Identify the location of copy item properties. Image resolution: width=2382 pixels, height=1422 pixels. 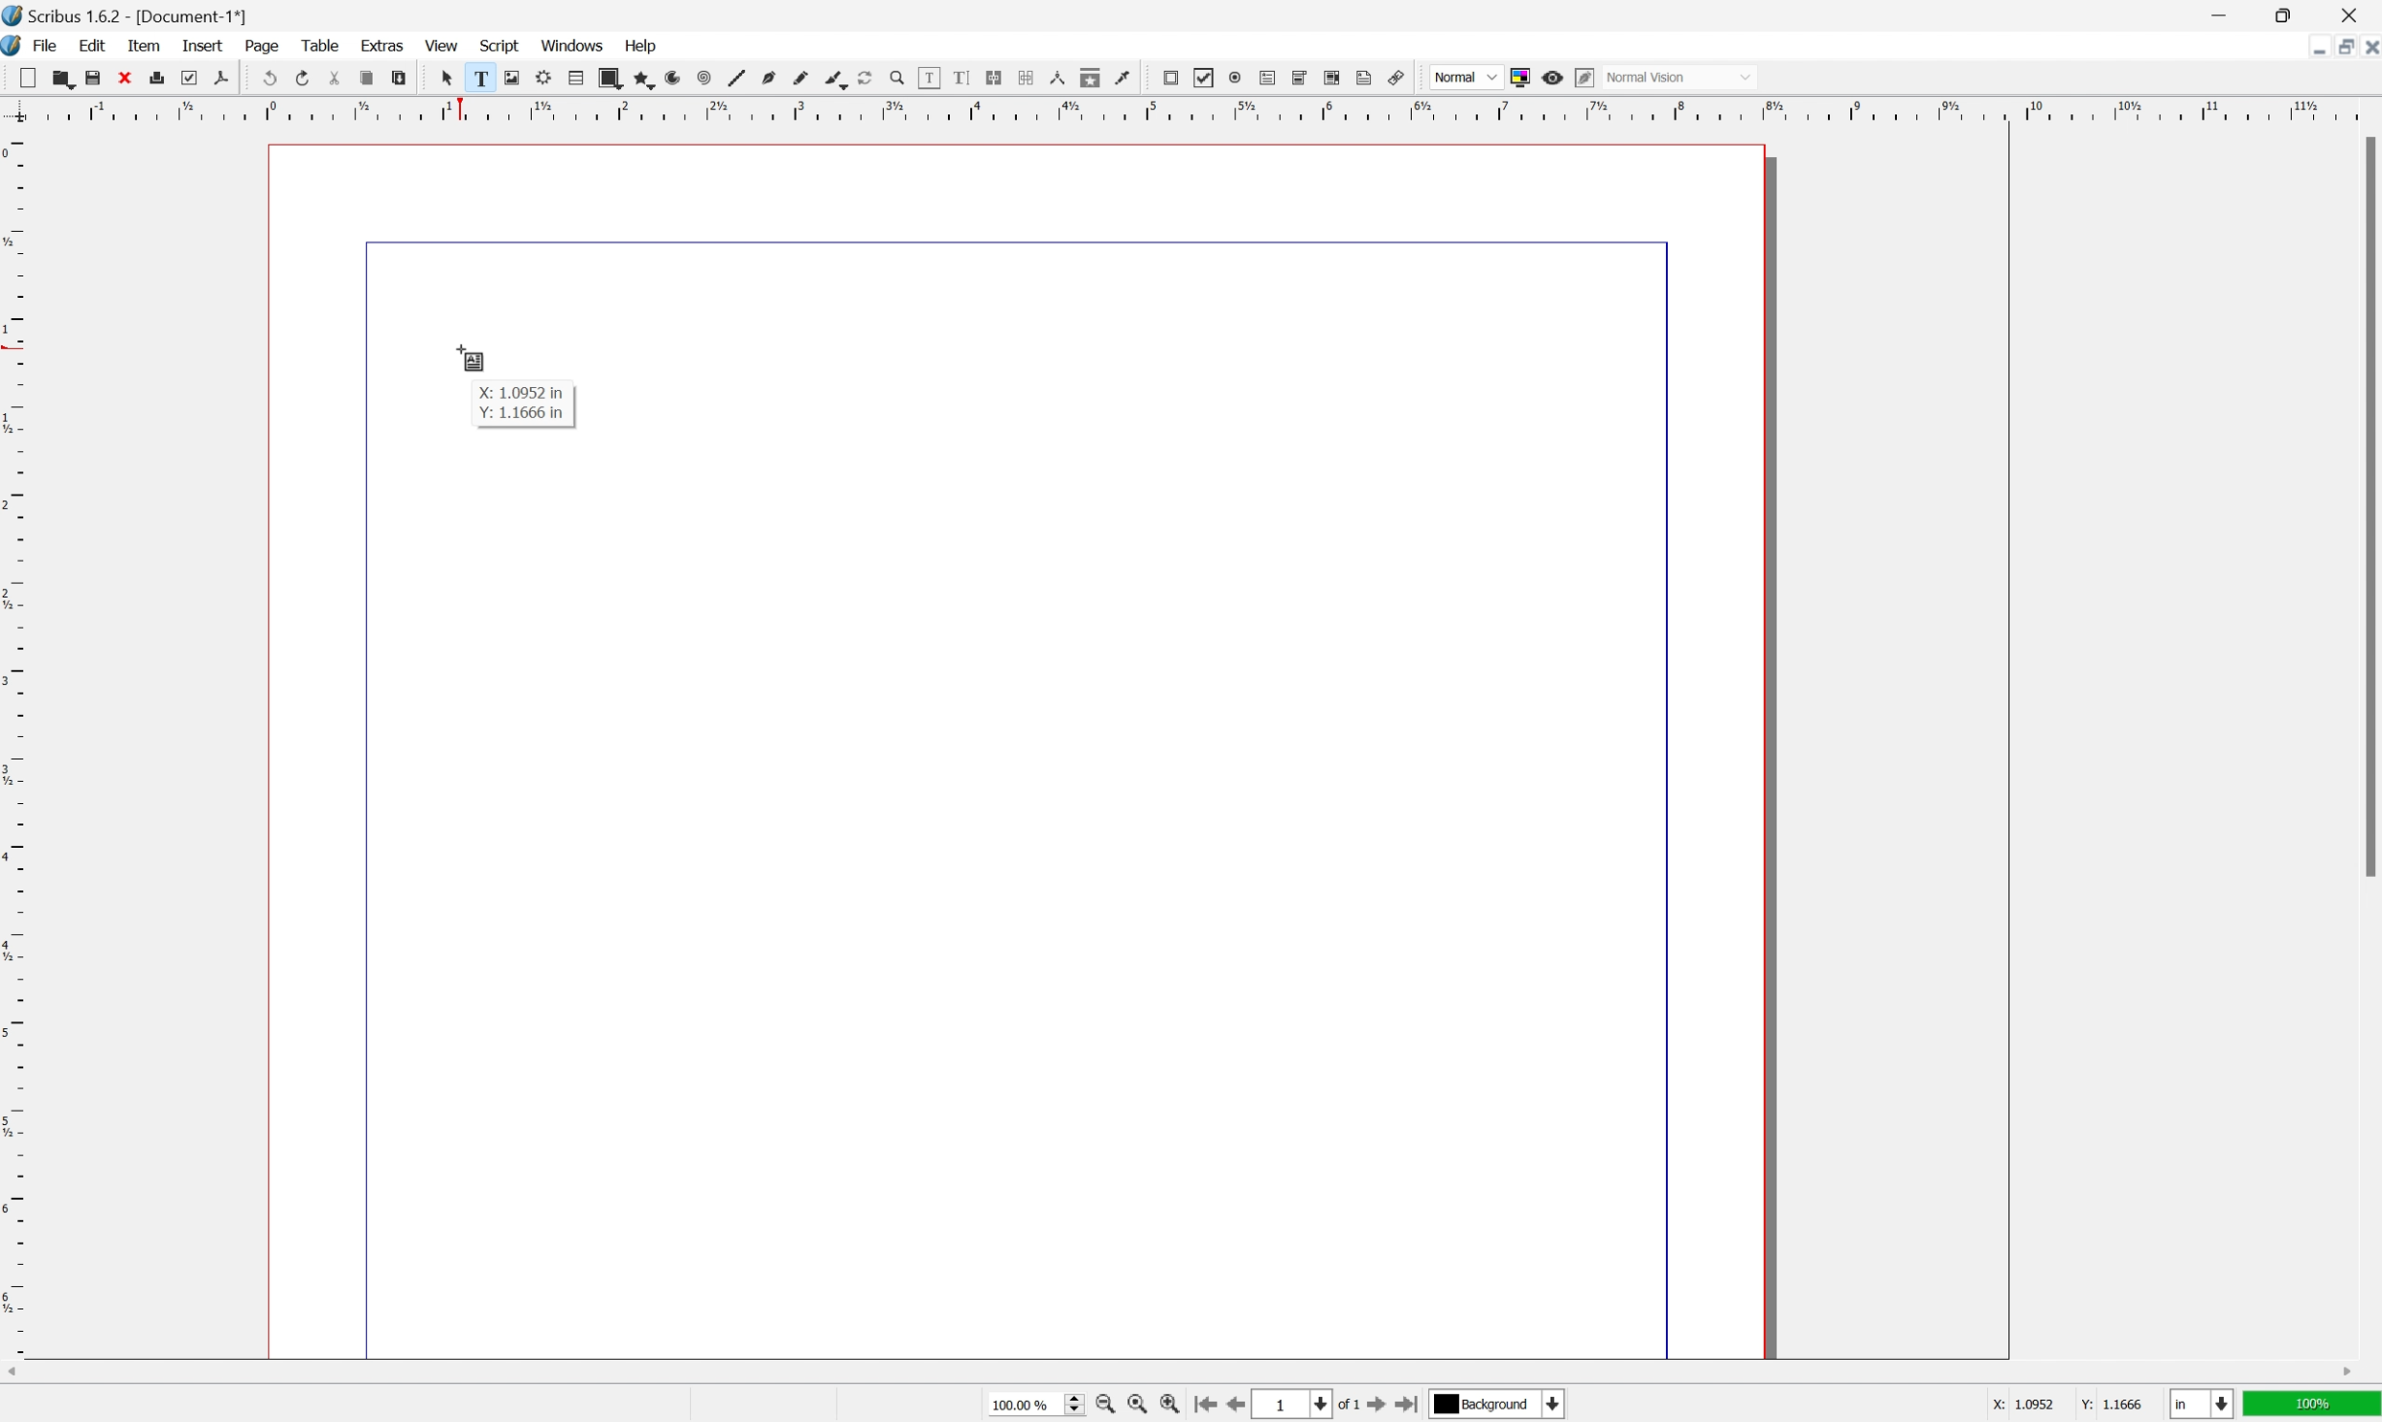
(1089, 78).